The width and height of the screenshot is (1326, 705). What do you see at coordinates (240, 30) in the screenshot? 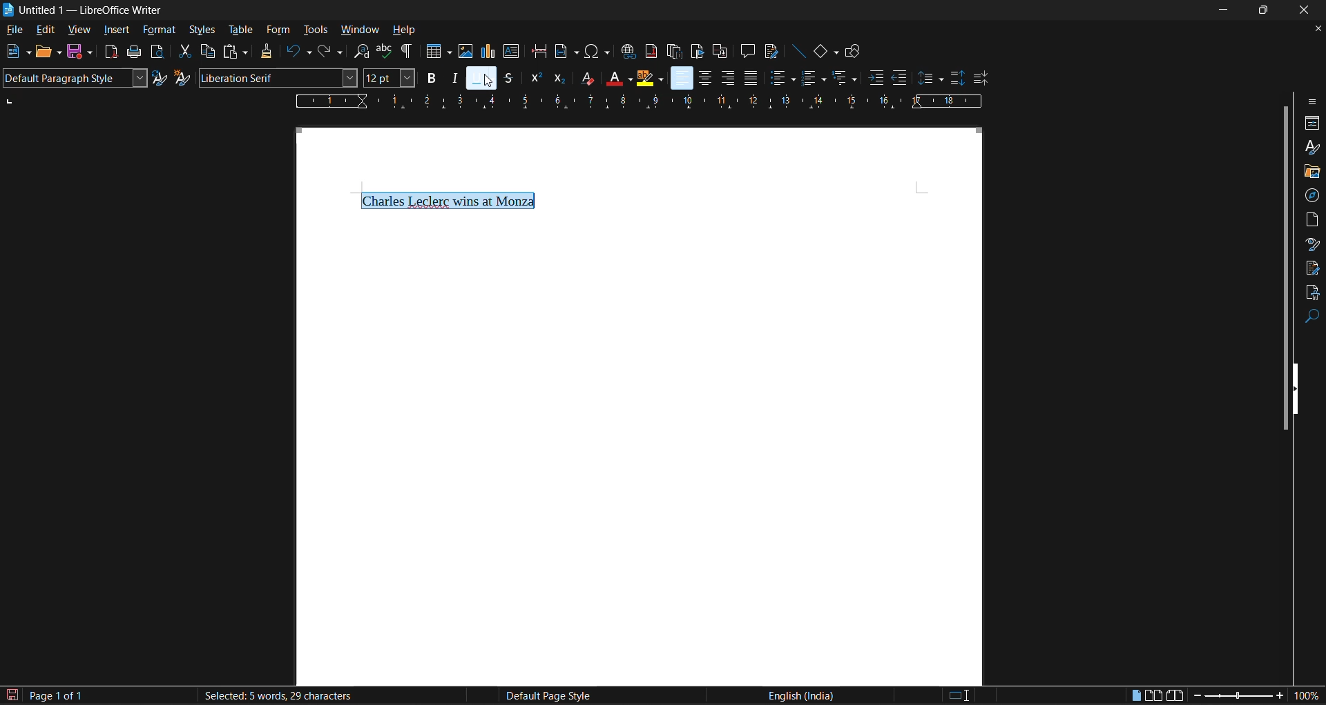
I see `table` at bounding box center [240, 30].